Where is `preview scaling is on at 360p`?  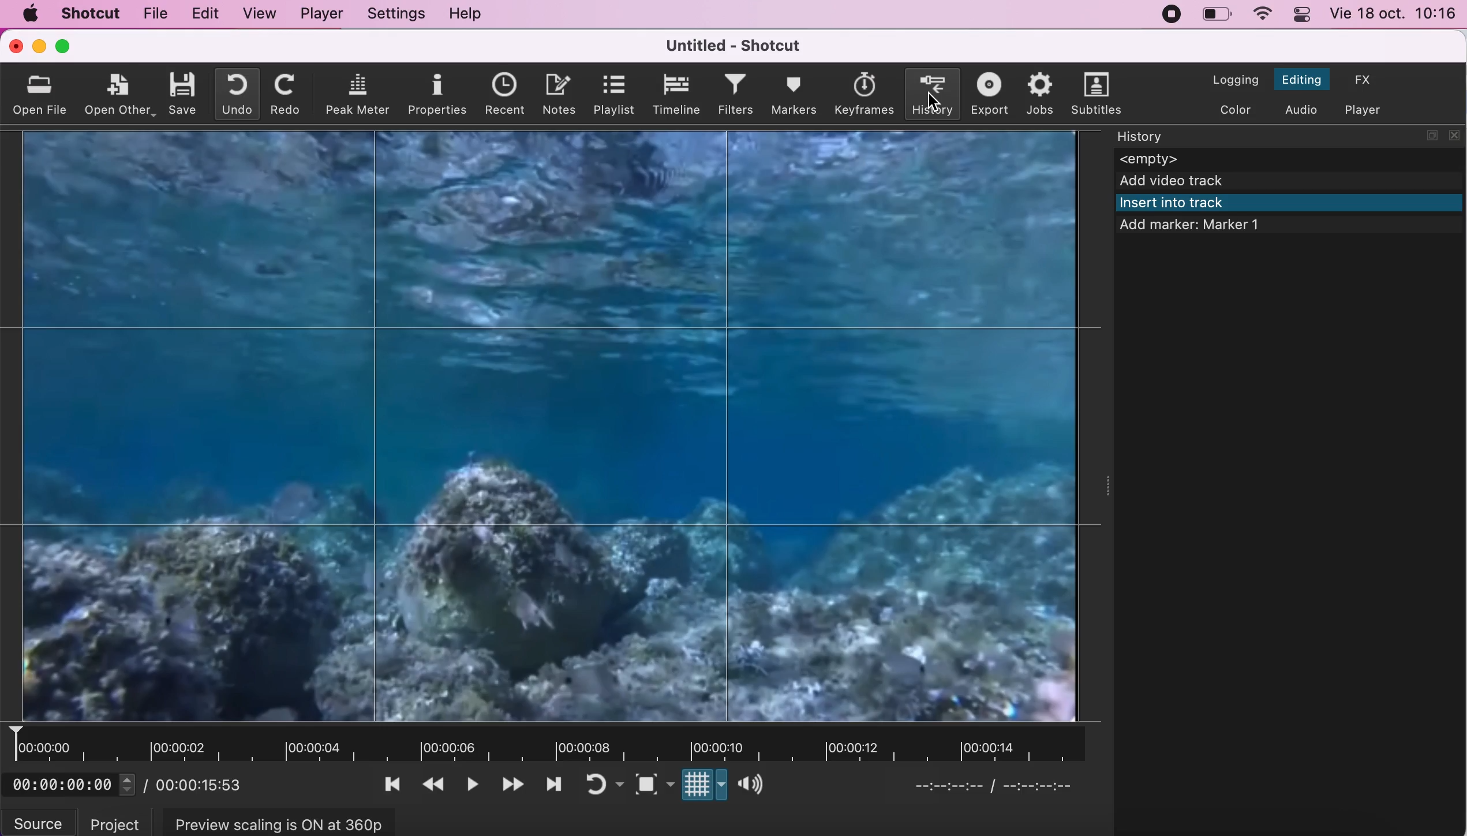 preview scaling is on at 360p is located at coordinates (285, 821).